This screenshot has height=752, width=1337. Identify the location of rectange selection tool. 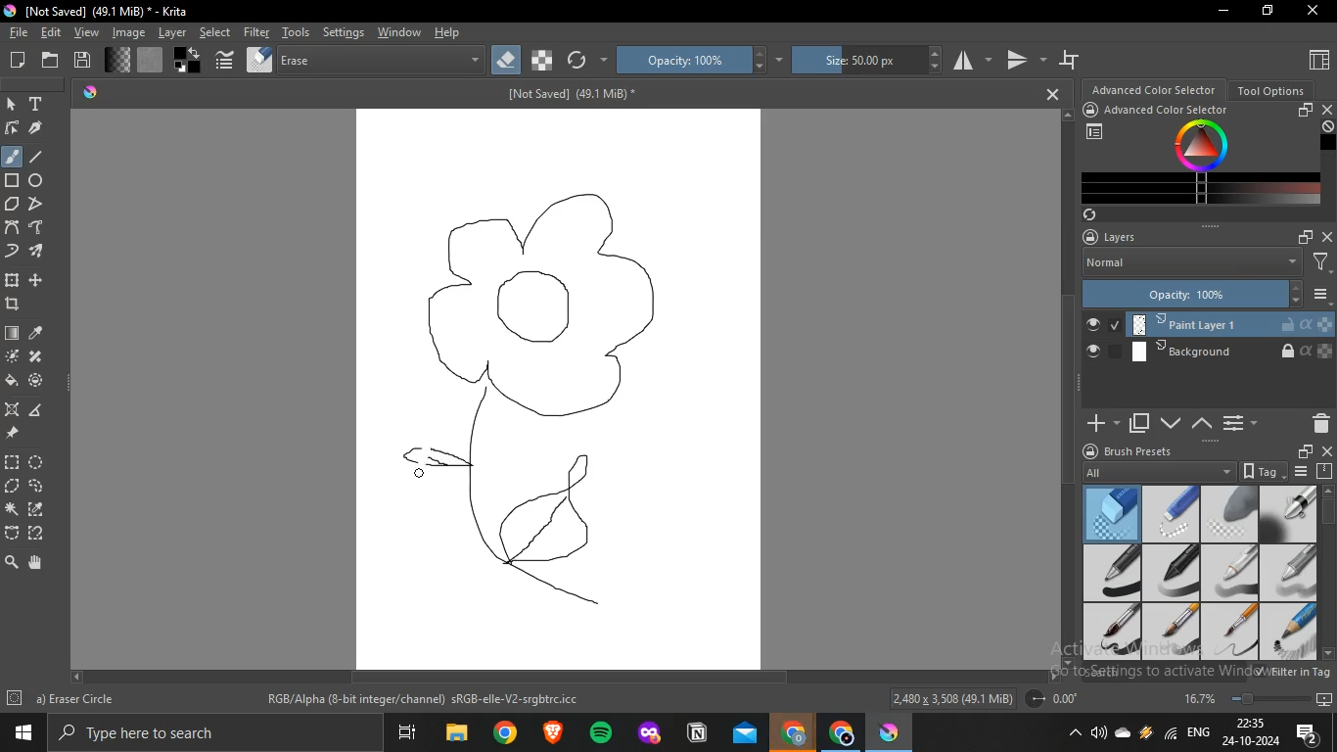
(12, 461).